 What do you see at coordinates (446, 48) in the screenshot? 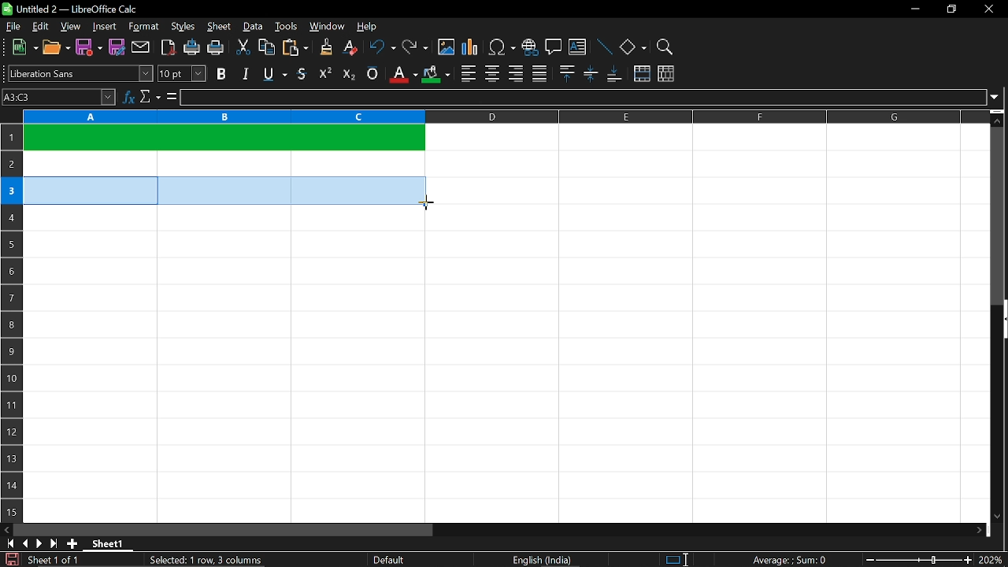
I see `insert image` at bounding box center [446, 48].